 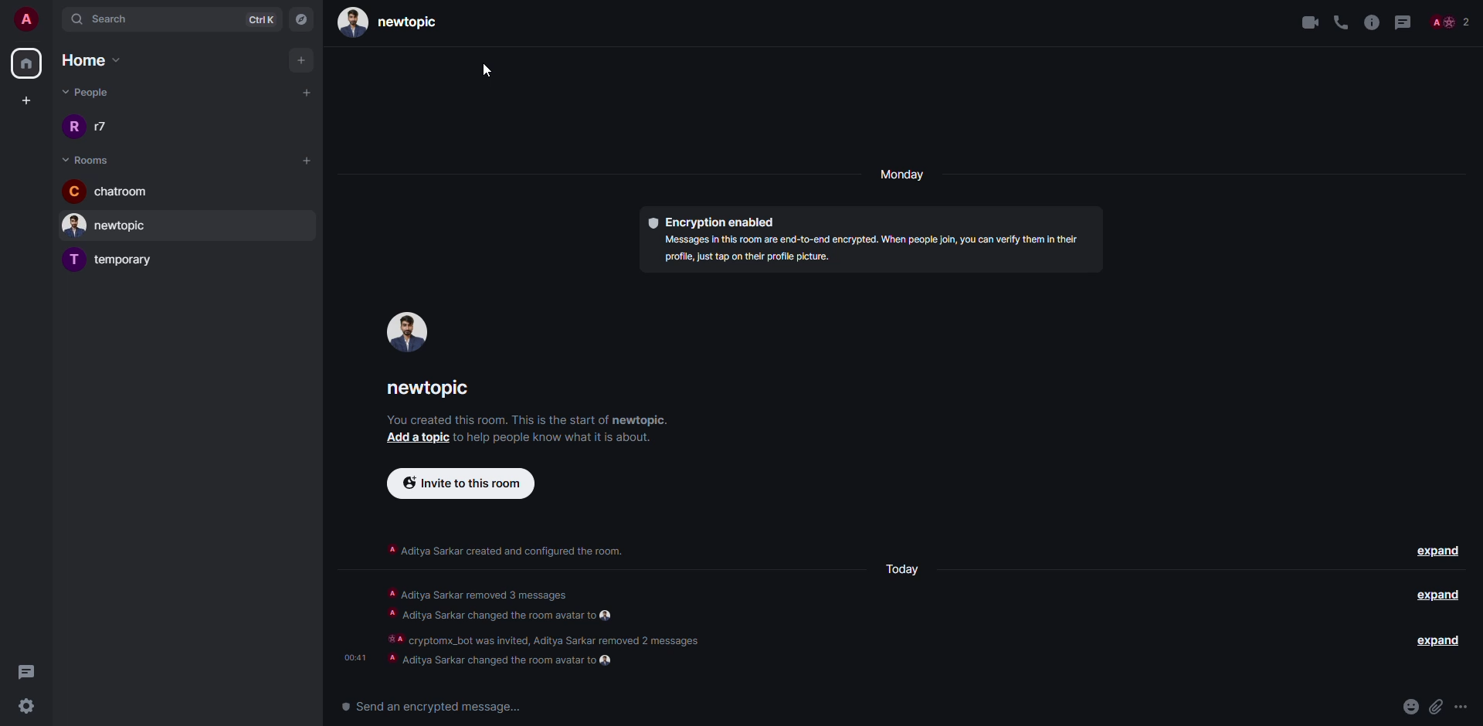 I want to click on Monday, so click(x=905, y=572).